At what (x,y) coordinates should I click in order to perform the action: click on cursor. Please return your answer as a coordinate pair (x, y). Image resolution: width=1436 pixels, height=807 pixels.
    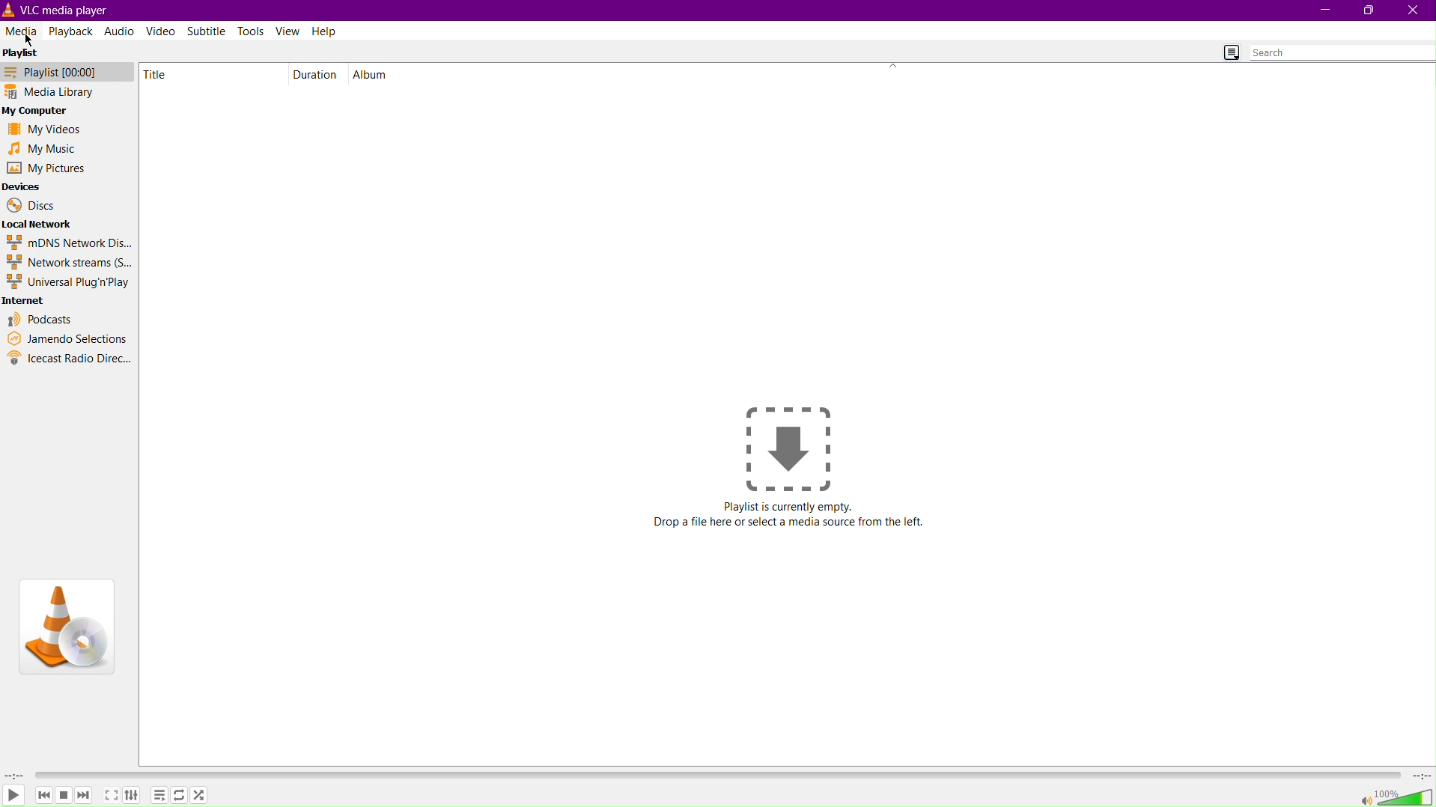
    Looking at the image, I should click on (31, 41).